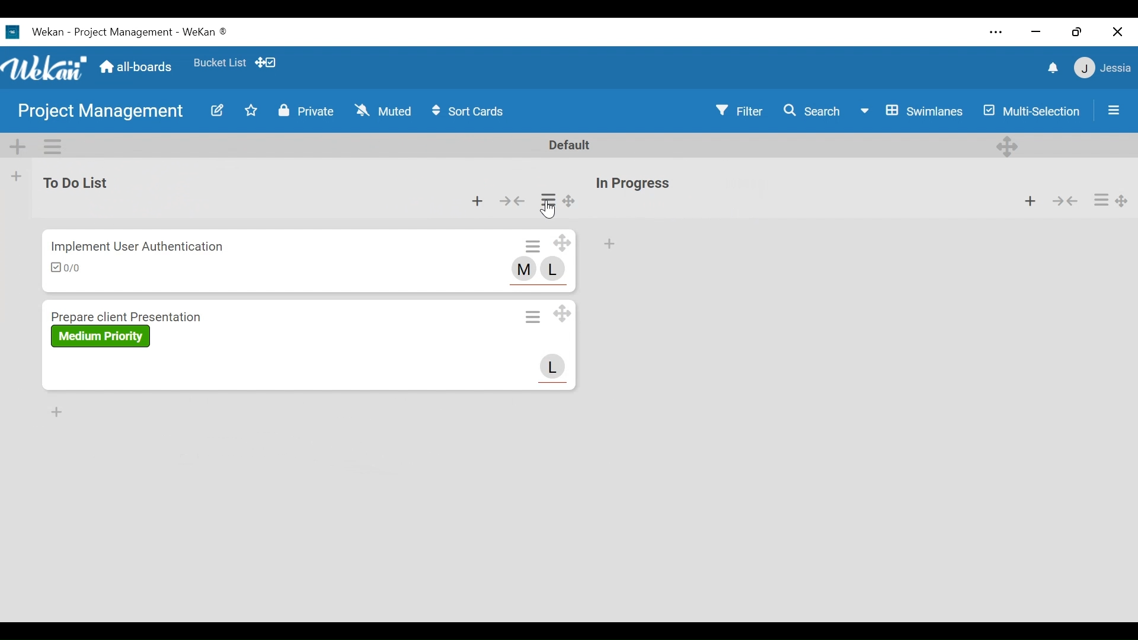 This screenshot has width=1138, height=640. Describe the element at coordinates (812, 111) in the screenshot. I see `Search` at that location.